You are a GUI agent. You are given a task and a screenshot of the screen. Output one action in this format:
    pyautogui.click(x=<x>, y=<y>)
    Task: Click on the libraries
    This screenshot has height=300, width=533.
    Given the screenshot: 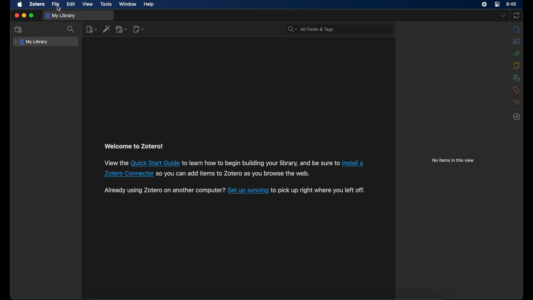 What is the action you would take?
    pyautogui.click(x=517, y=77)
    